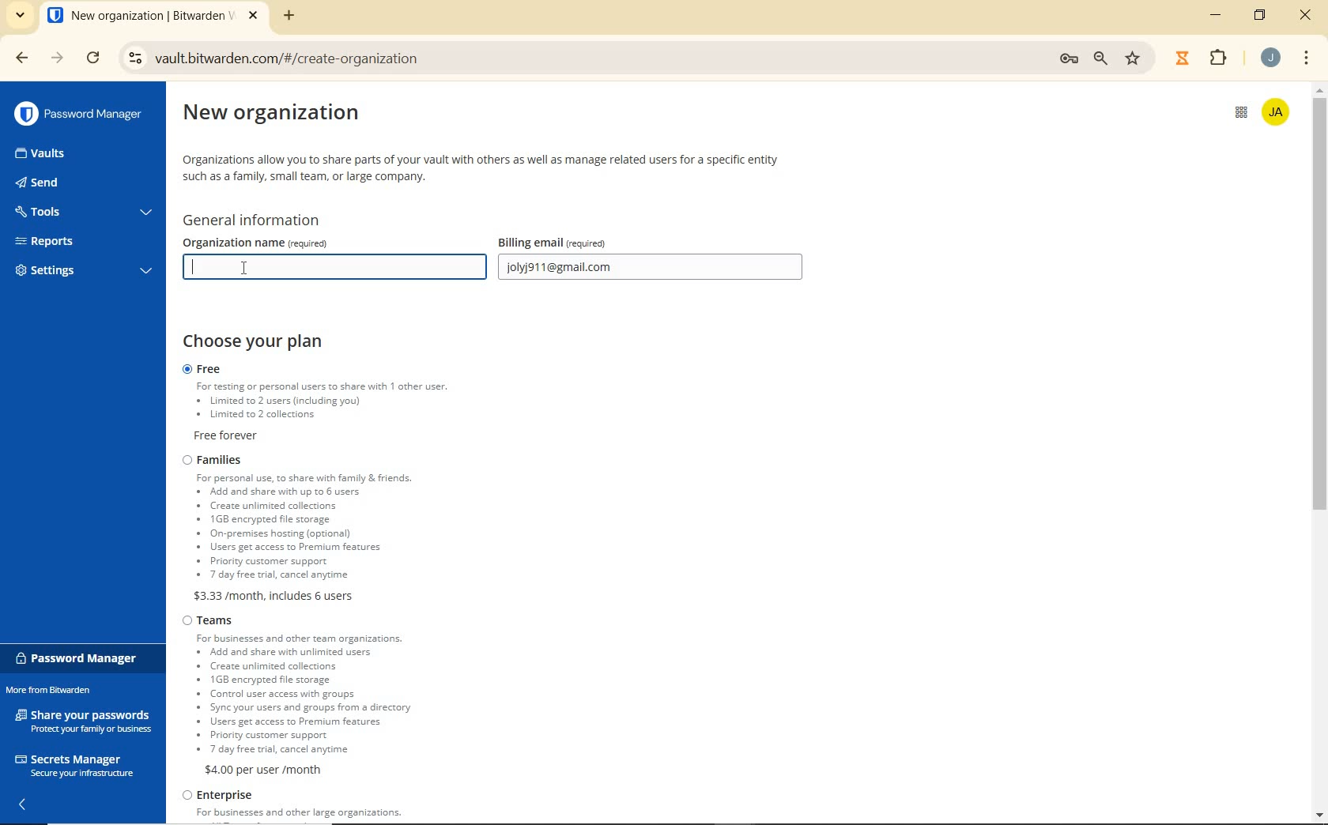 The height and width of the screenshot is (825, 1328). Describe the element at coordinates (57, 59) in the screenshot. I see `FORWARD` at that location.